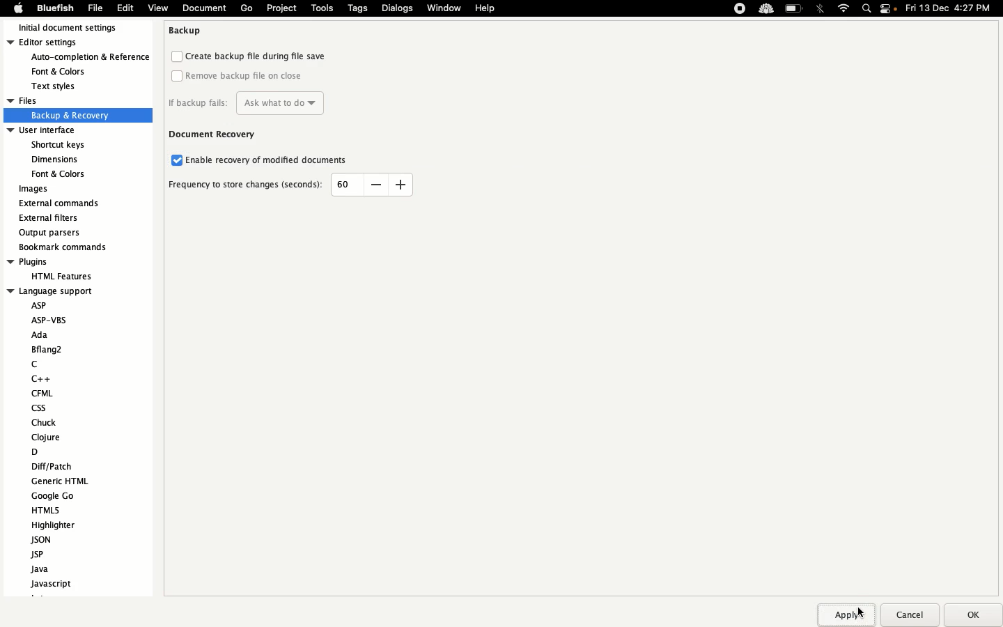  Describe the element at coordinates (174, 160) in the screenshot. I see `Enabled` at that location.